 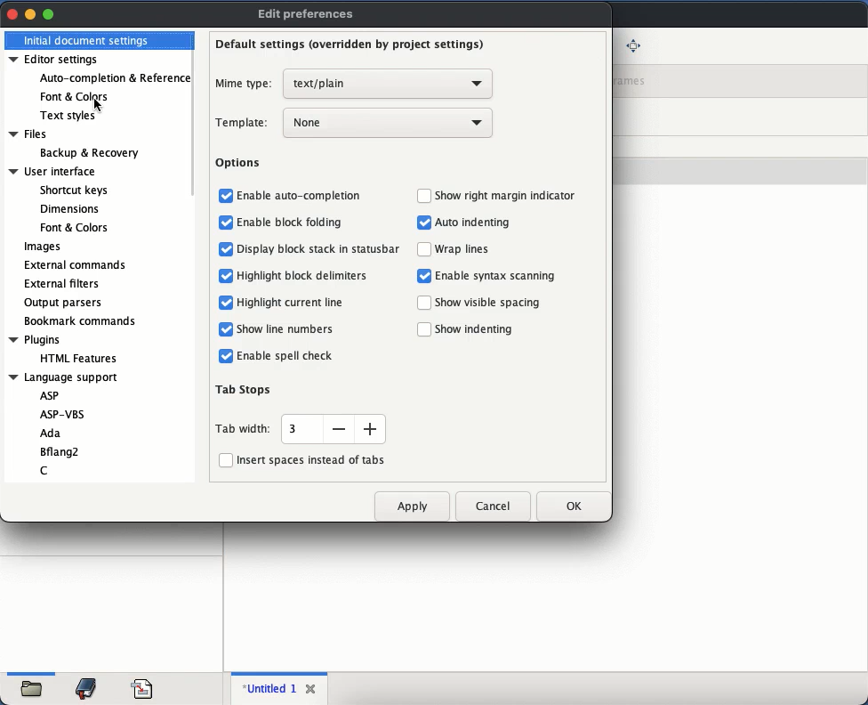 I want to click on edit preferences, so click(x=309, y=14).